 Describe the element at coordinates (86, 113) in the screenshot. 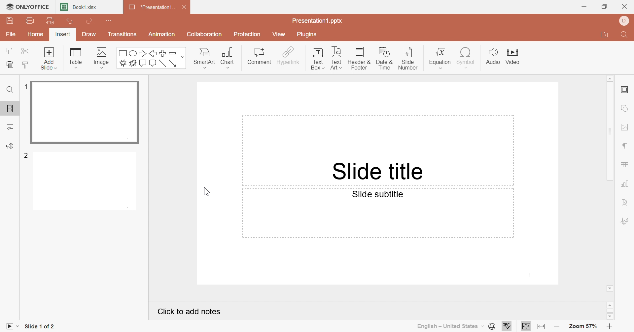

I see `Slide 1` at that location.